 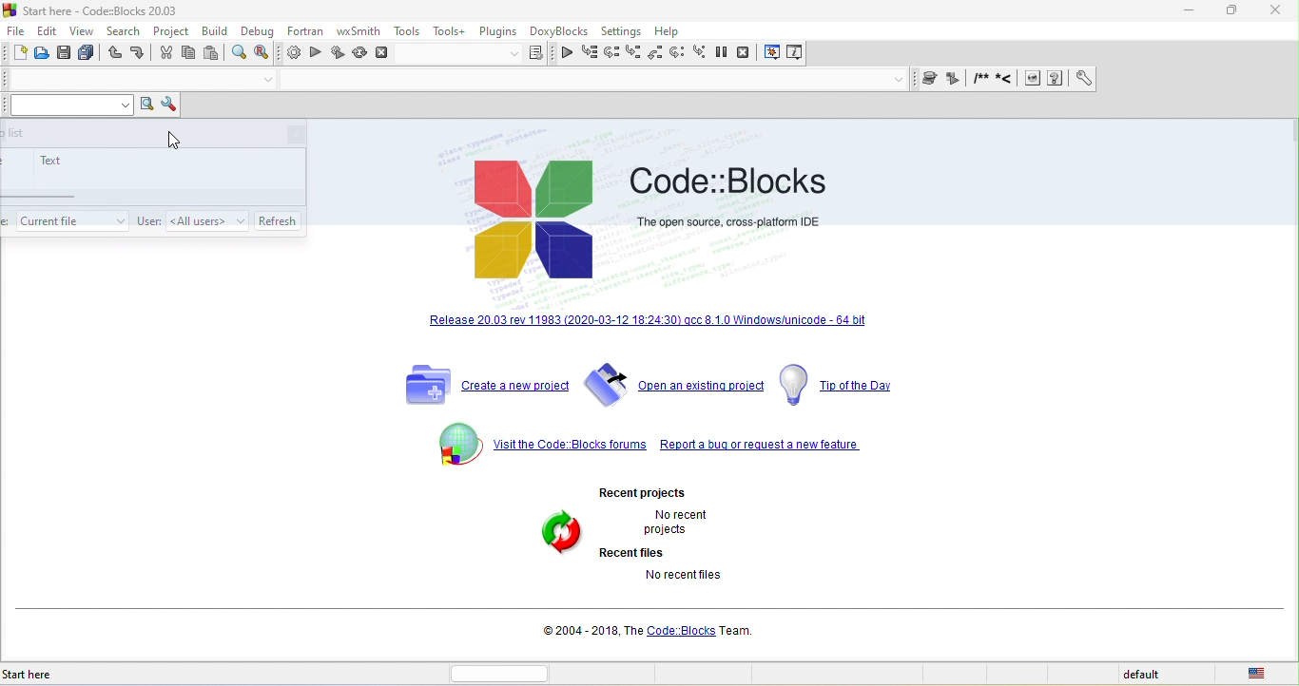 What do you see at coordinates (590, 53) in the screenshot?
I see `run to cursor` at bounding box center [590, 53].